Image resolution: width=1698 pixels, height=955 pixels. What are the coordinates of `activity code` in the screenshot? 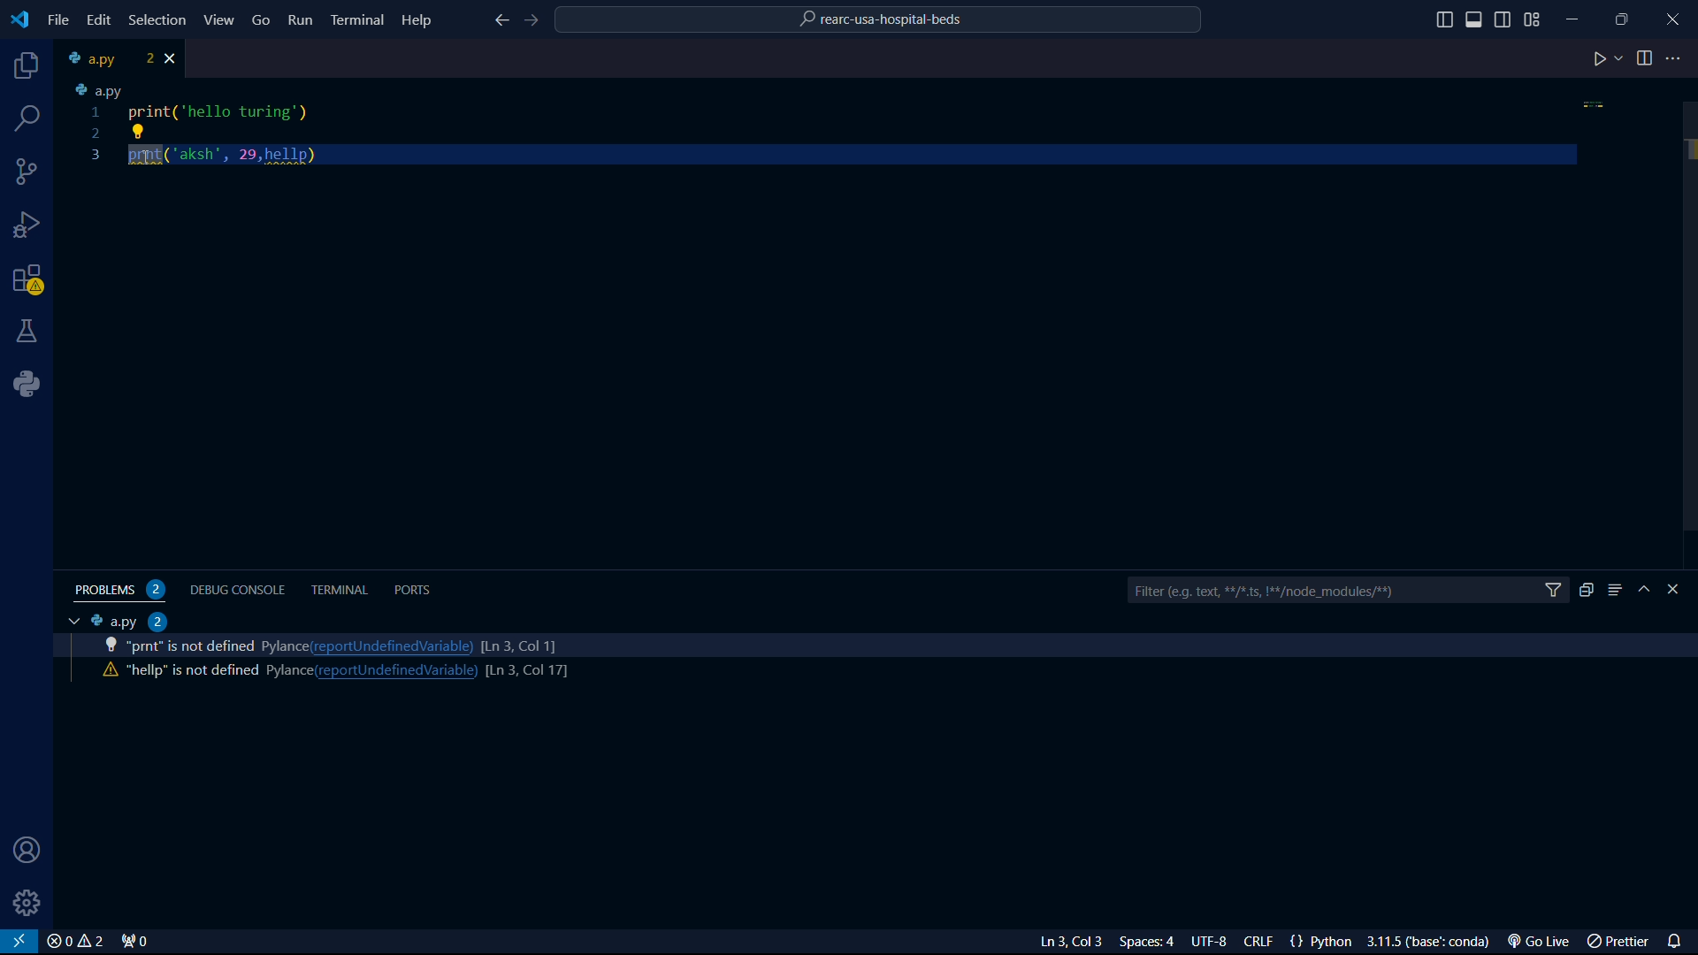 It's located at (190, 672).